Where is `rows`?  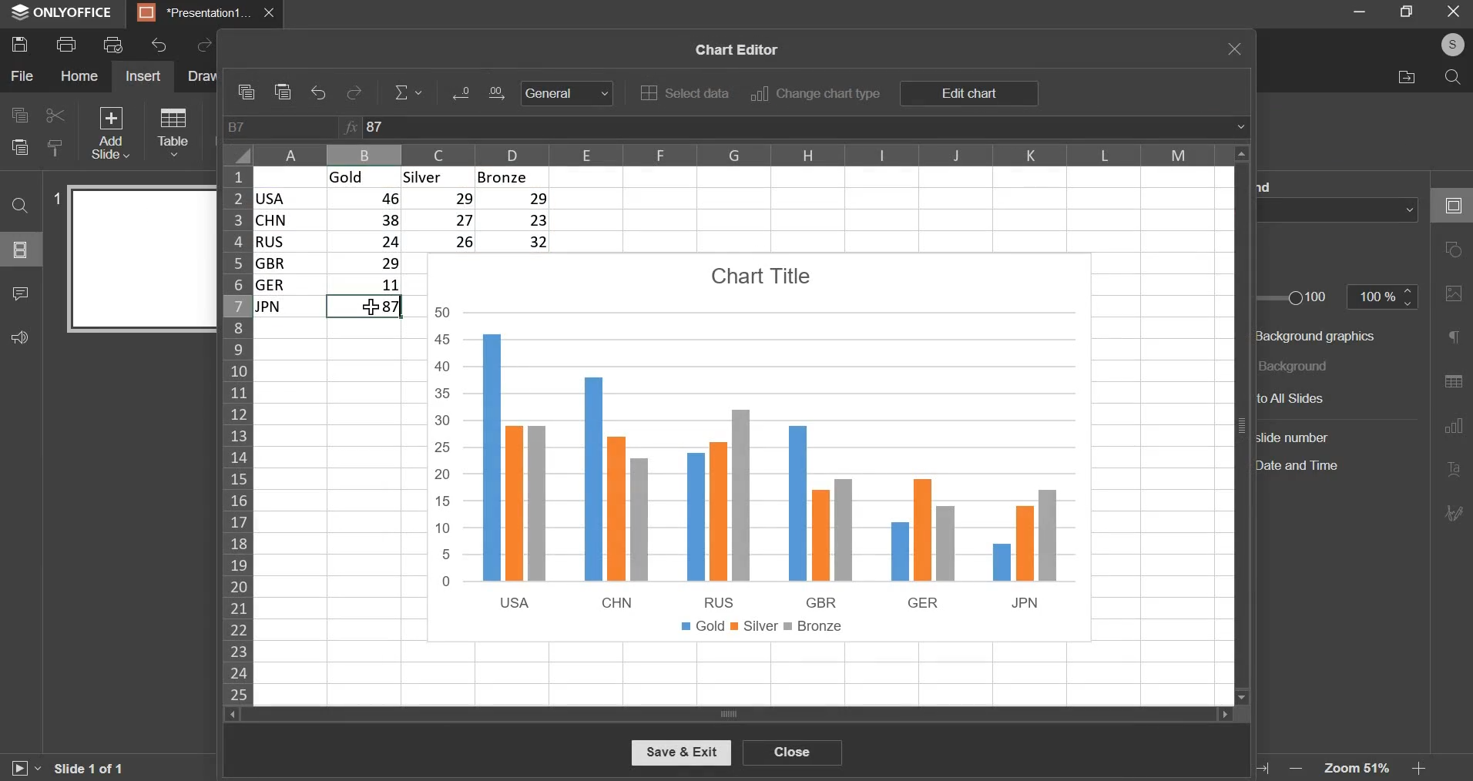
rows is located at coordinates (237, 433).